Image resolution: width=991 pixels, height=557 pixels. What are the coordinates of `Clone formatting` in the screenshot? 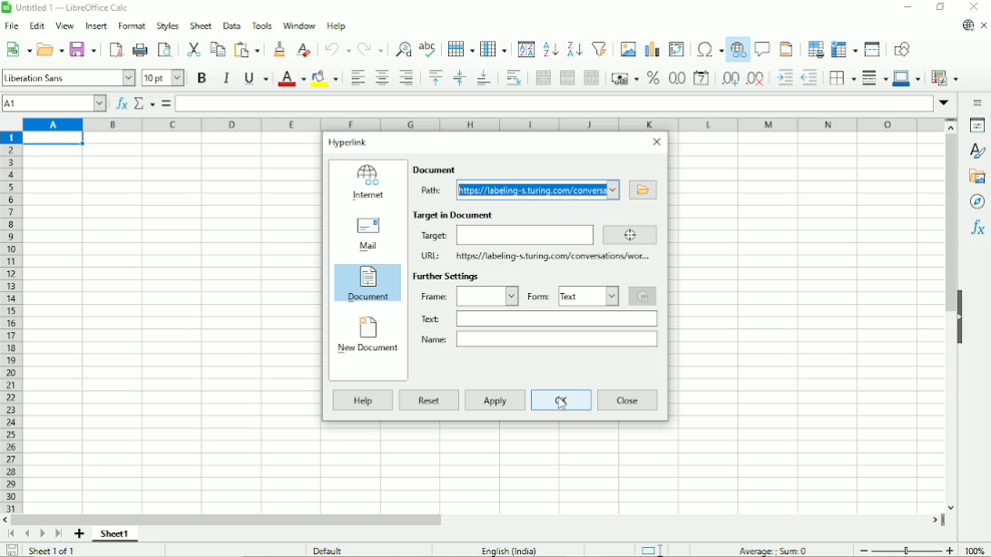 It's located at (280, 49).